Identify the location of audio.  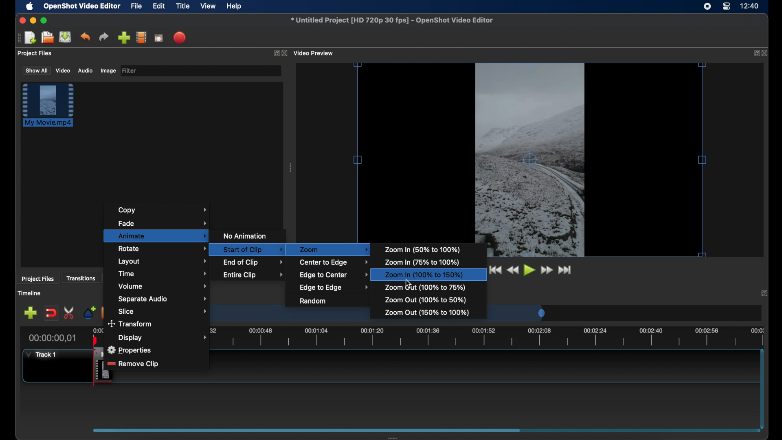
(85, 71).